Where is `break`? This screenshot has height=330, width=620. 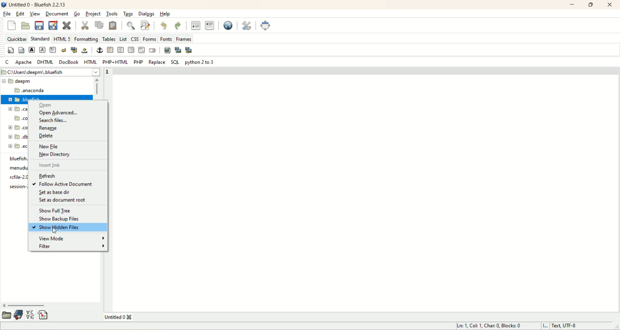 break is located at coordinates (64, 49).